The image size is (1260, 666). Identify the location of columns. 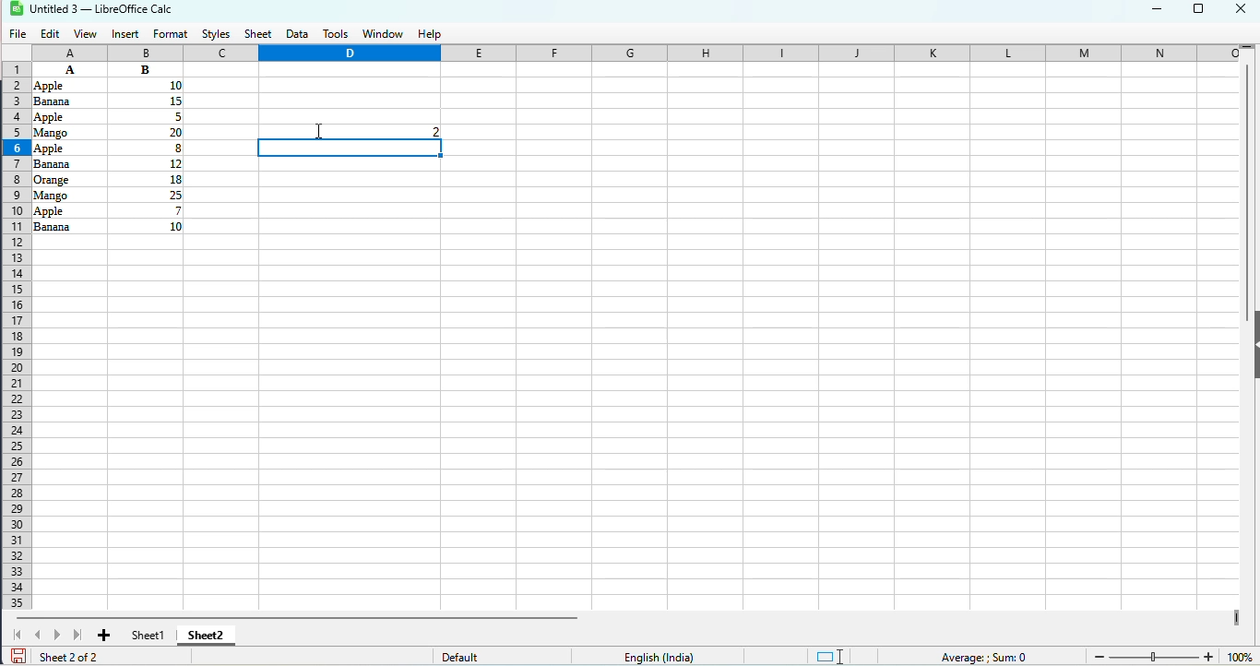
(638, 53).